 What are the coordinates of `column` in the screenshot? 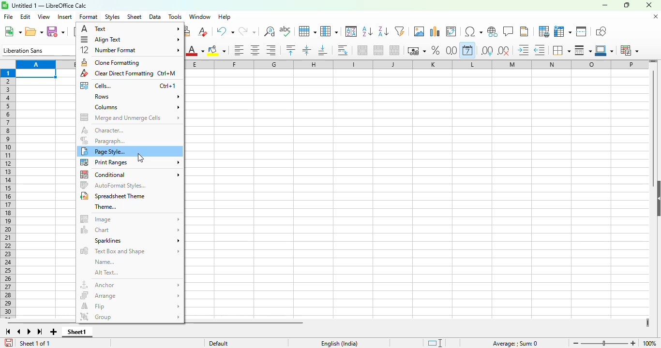 It's located at (329, 31).